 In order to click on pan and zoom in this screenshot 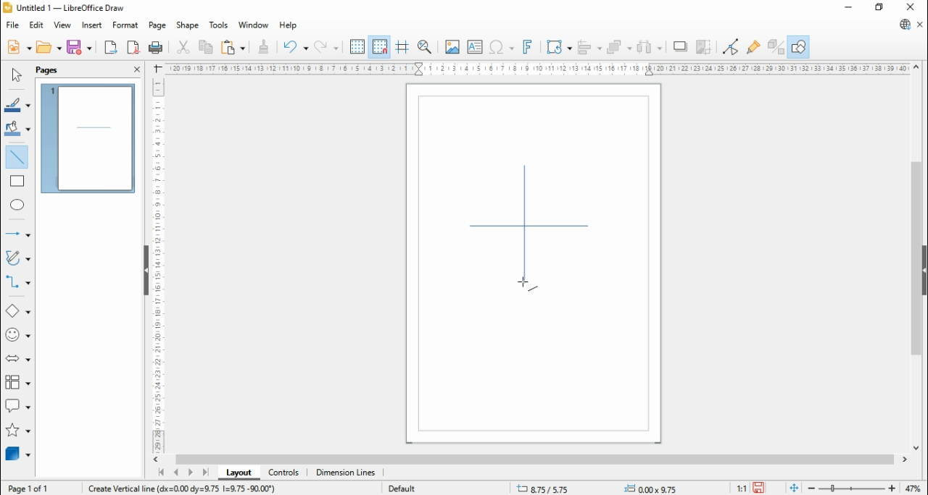, I will do `click(425, 46)`.